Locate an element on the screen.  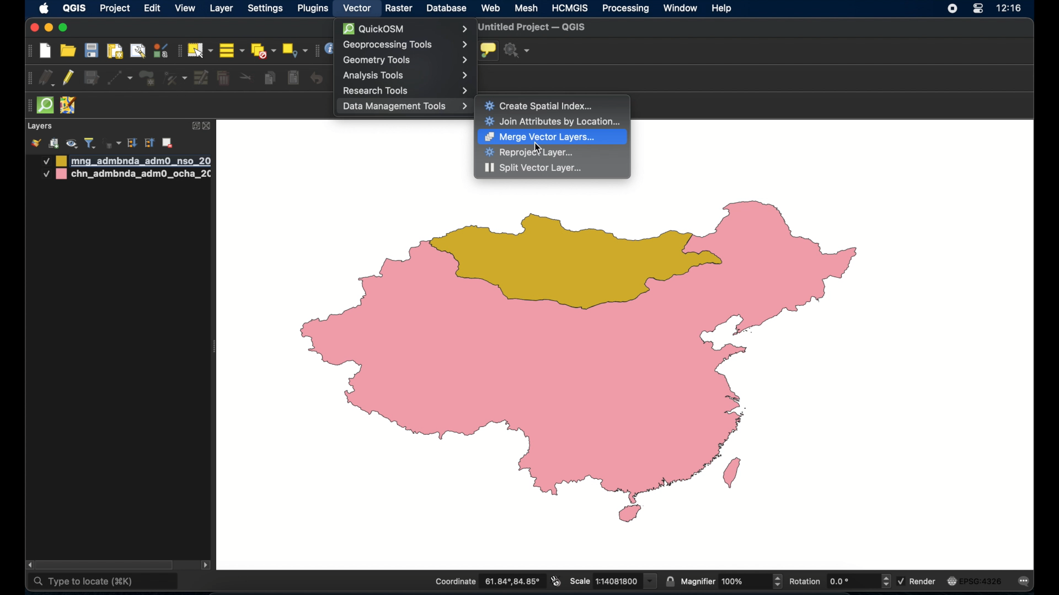
EPSG:4326 is located at coordinates (975, 582).